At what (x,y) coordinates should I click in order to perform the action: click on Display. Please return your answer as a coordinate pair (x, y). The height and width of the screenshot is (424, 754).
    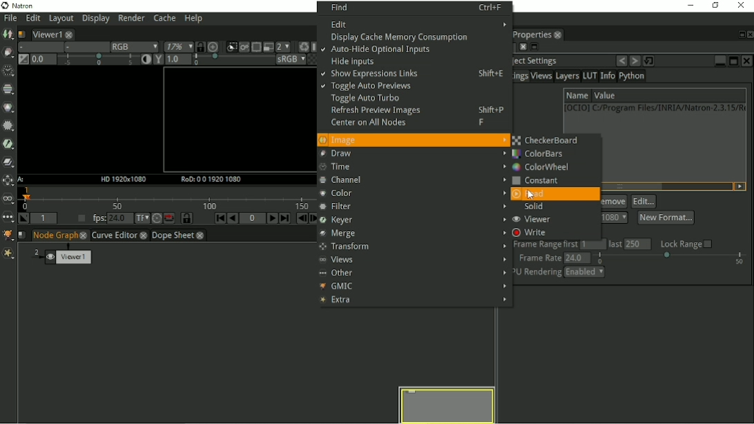
    Looking at the image, I should click on (96, 19).